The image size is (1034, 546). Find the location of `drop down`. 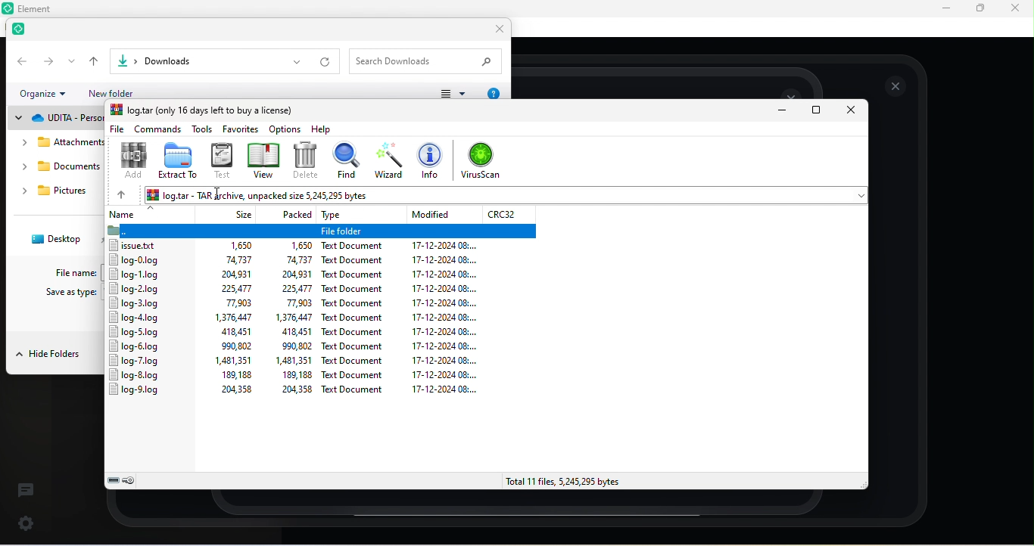

drop down is located at coordinates (296, 62).